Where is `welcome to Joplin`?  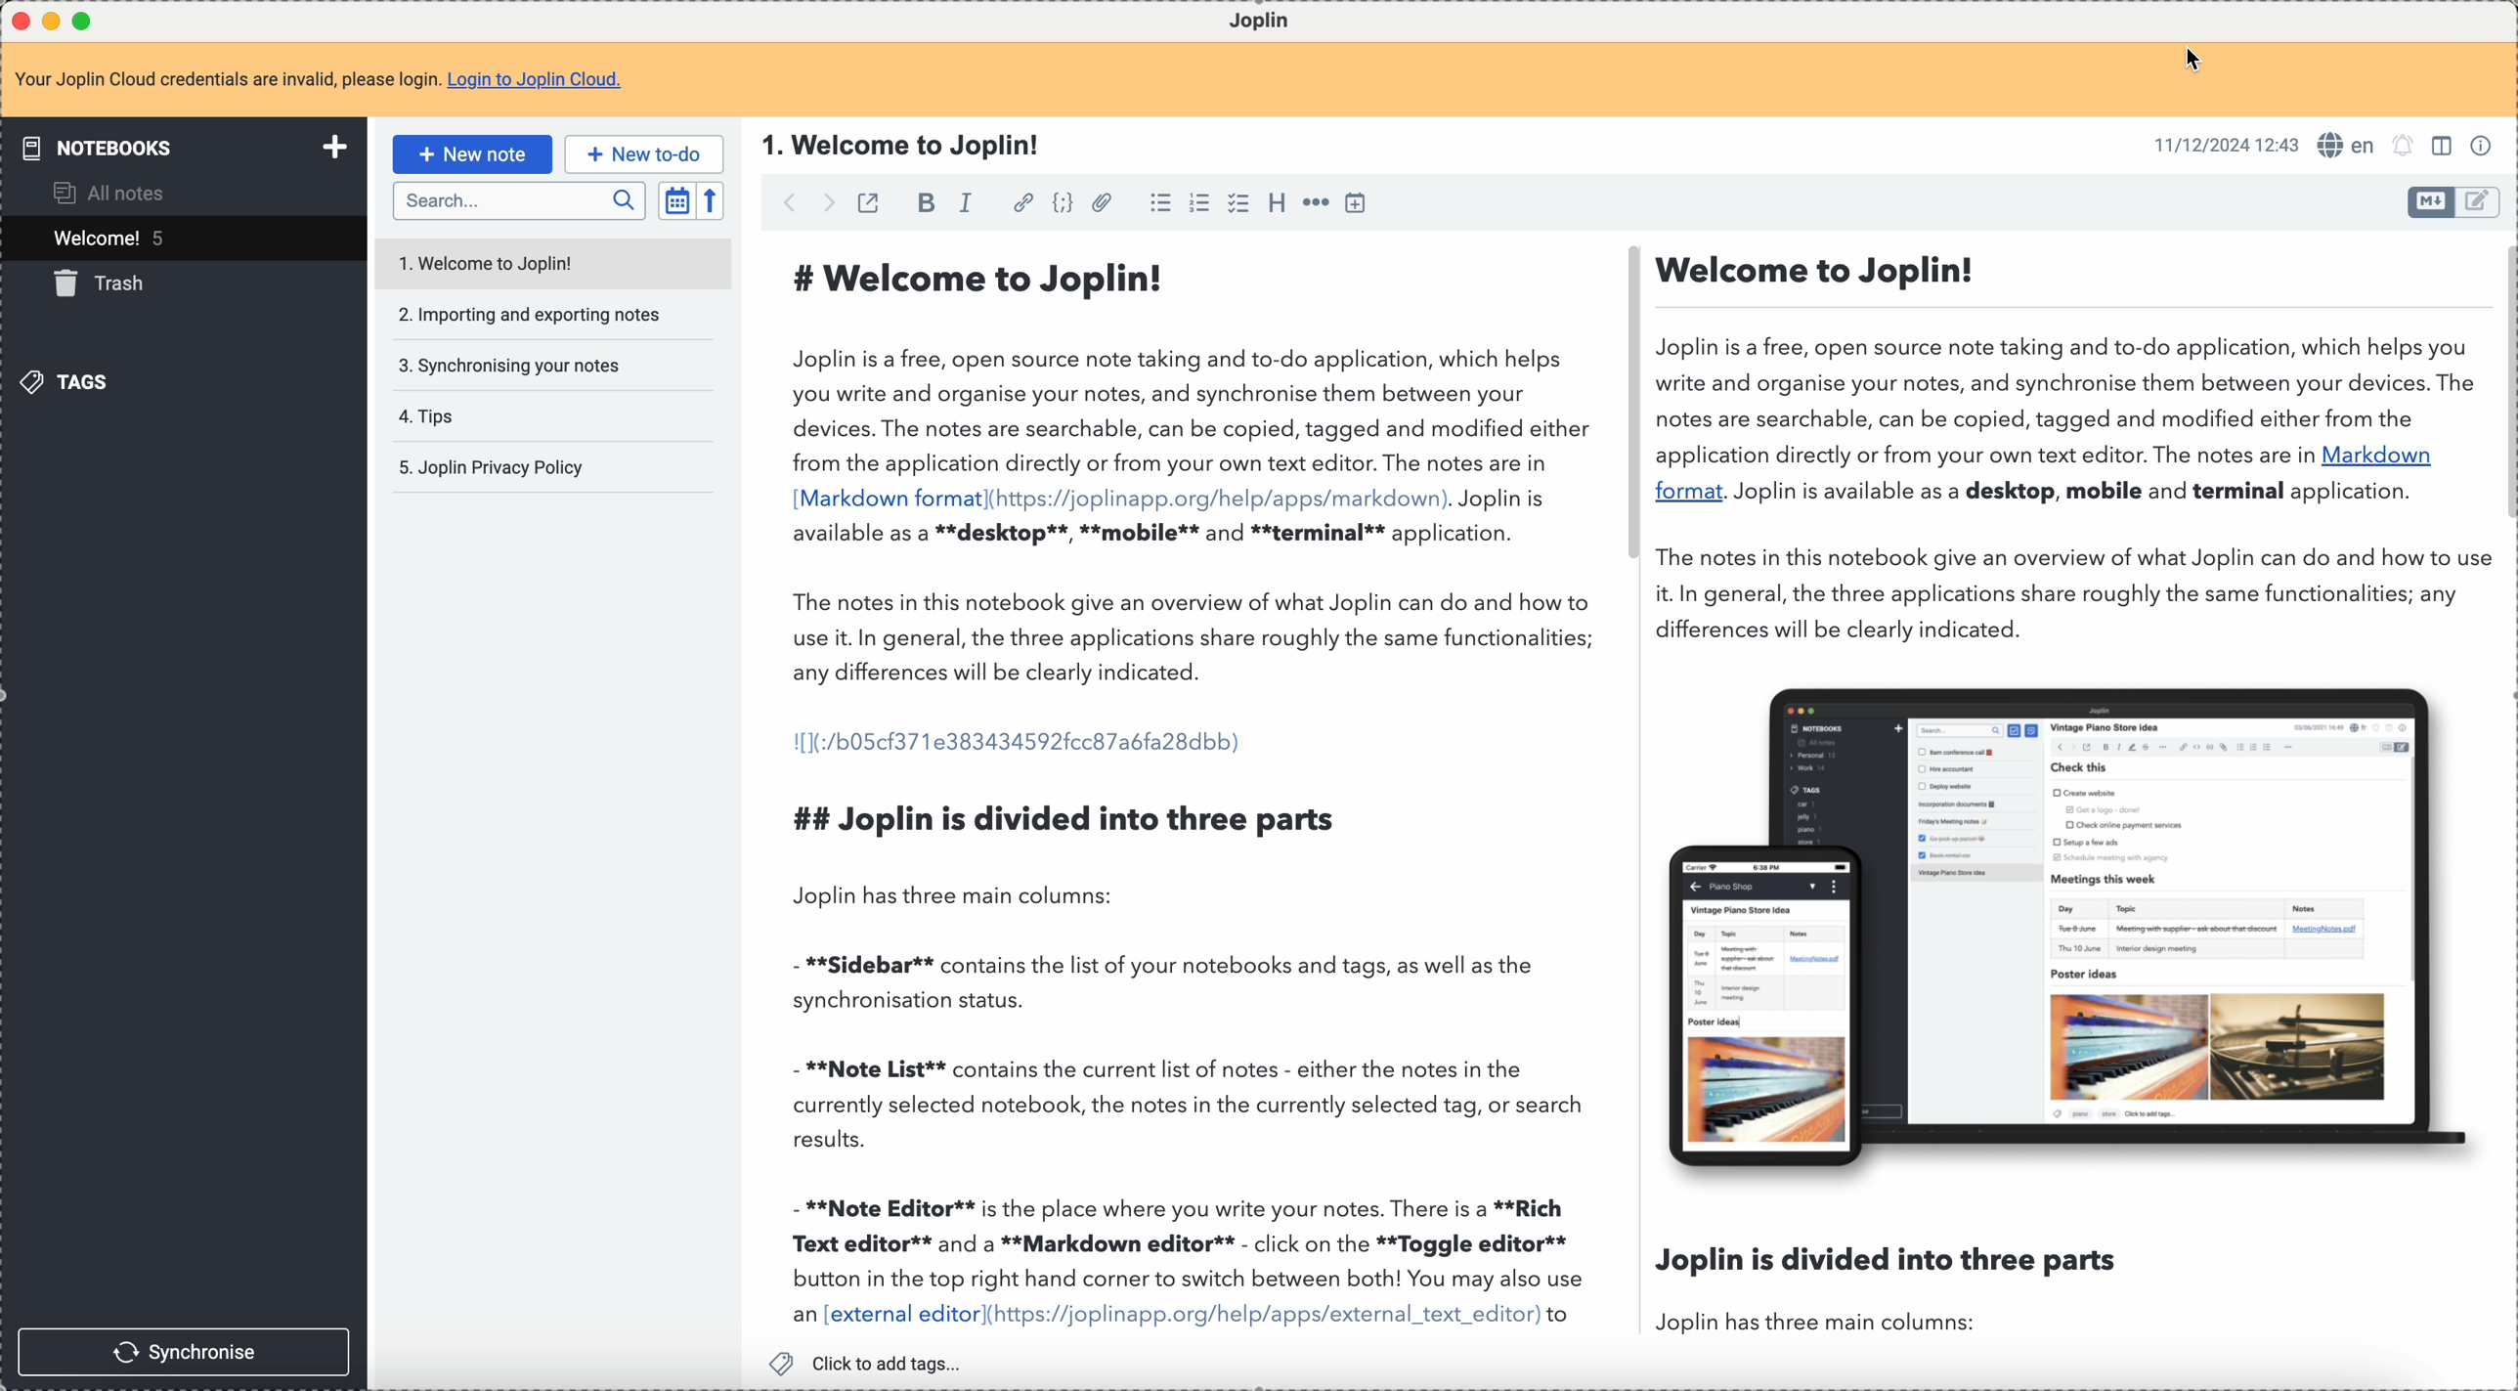
welcome to Joplin is located at coordinates (491, 259).